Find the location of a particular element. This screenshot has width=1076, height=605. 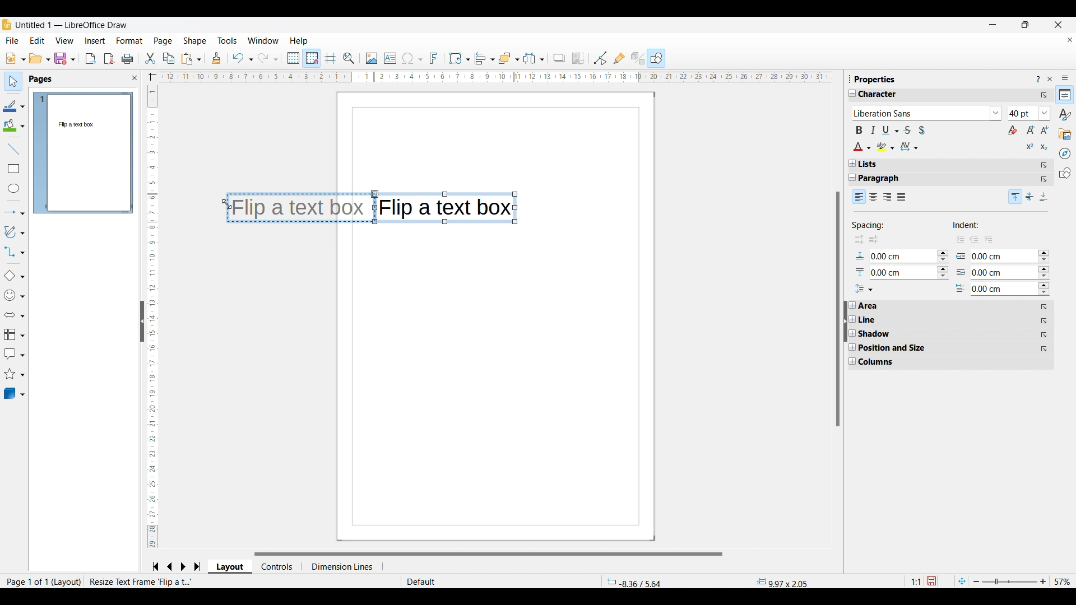

More options for respective sub-title is located at coordinates (1045, 328).